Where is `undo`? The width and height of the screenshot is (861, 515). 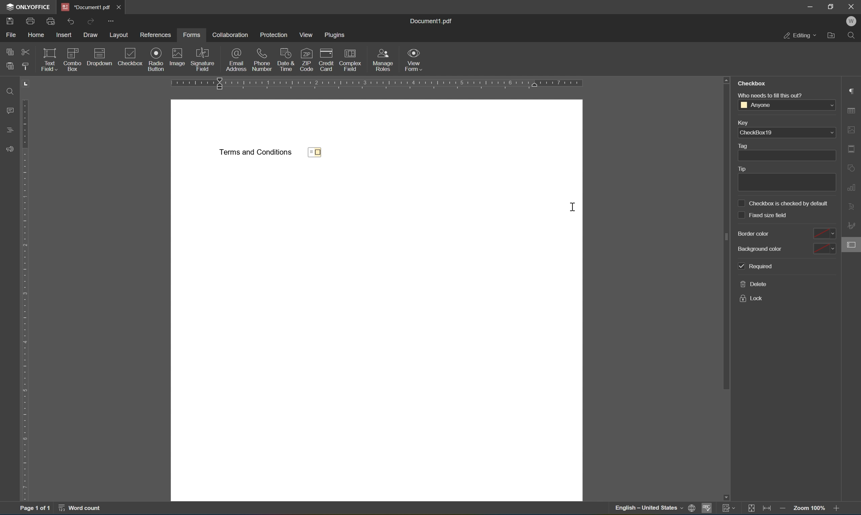
undo is located at coordinates (73, 22).